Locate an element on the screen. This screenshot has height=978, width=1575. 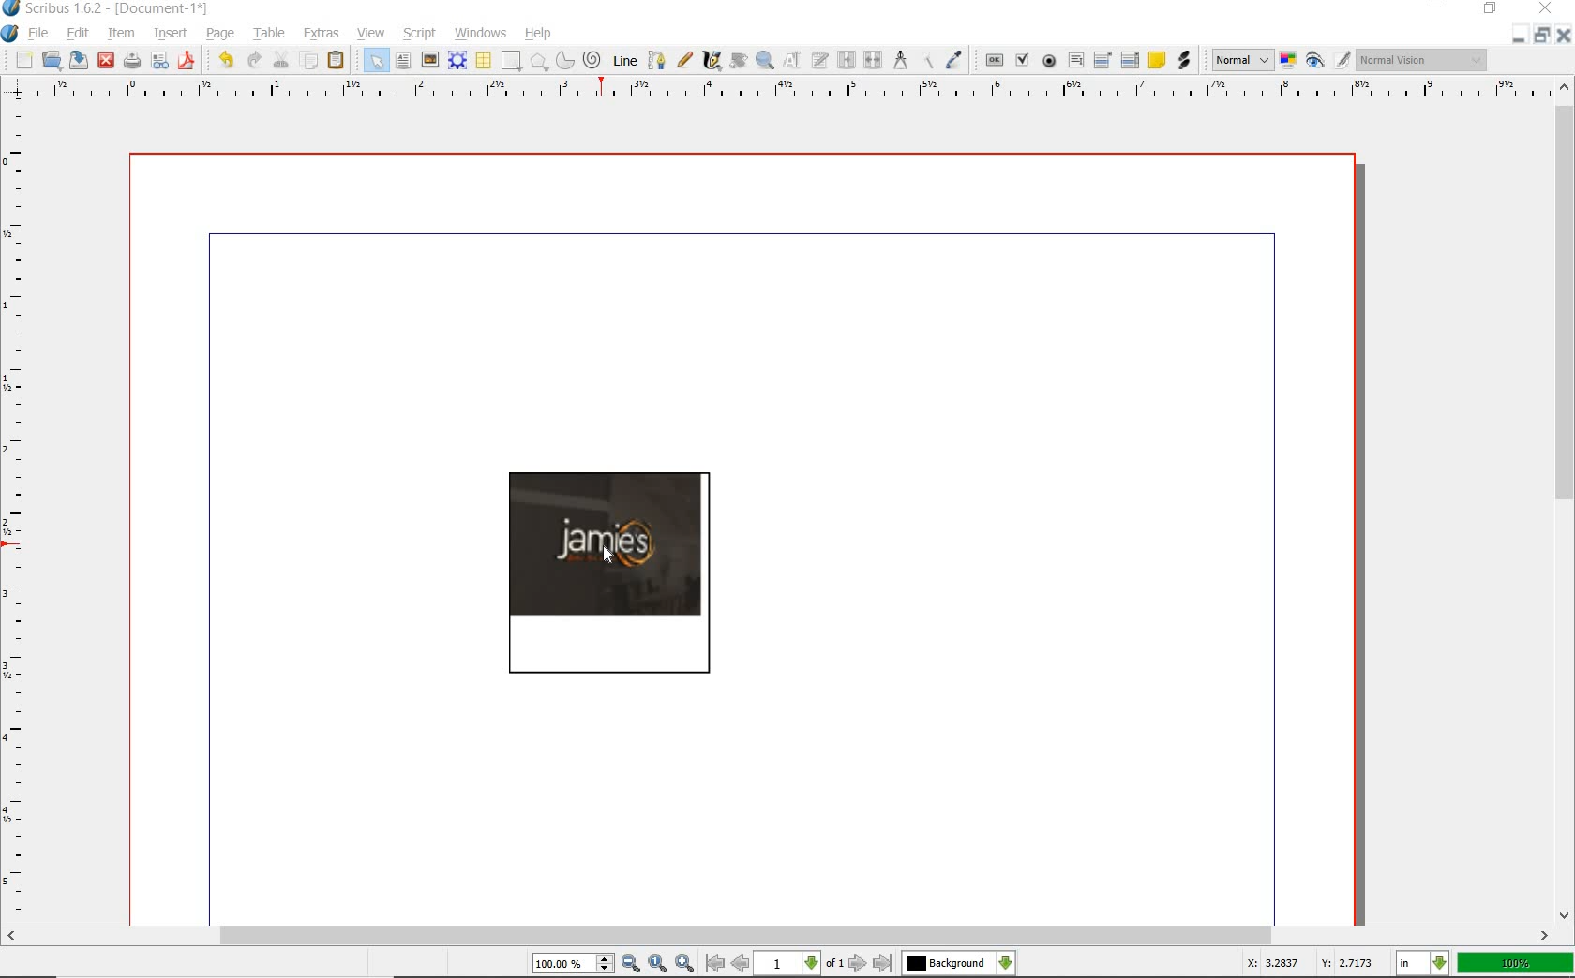
open is located at coordinates (52, 60).